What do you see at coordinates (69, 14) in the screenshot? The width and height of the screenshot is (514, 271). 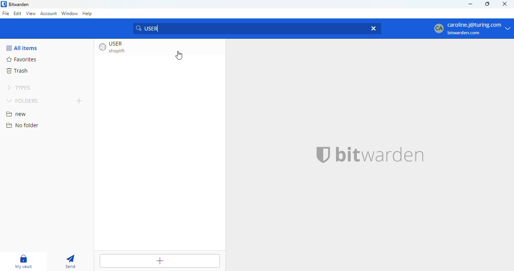 I see `window` at bounding box center [69, 14].